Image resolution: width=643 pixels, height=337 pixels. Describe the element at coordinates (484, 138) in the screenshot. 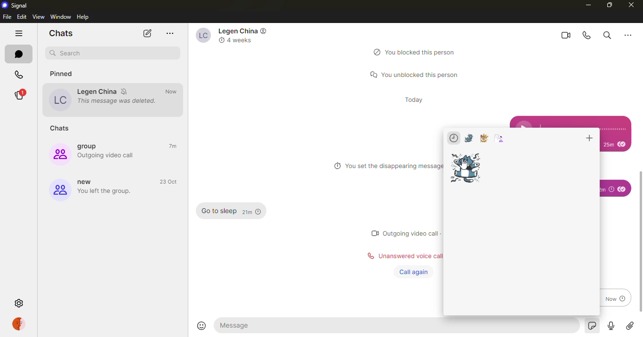

I see `sticker type` at that location.